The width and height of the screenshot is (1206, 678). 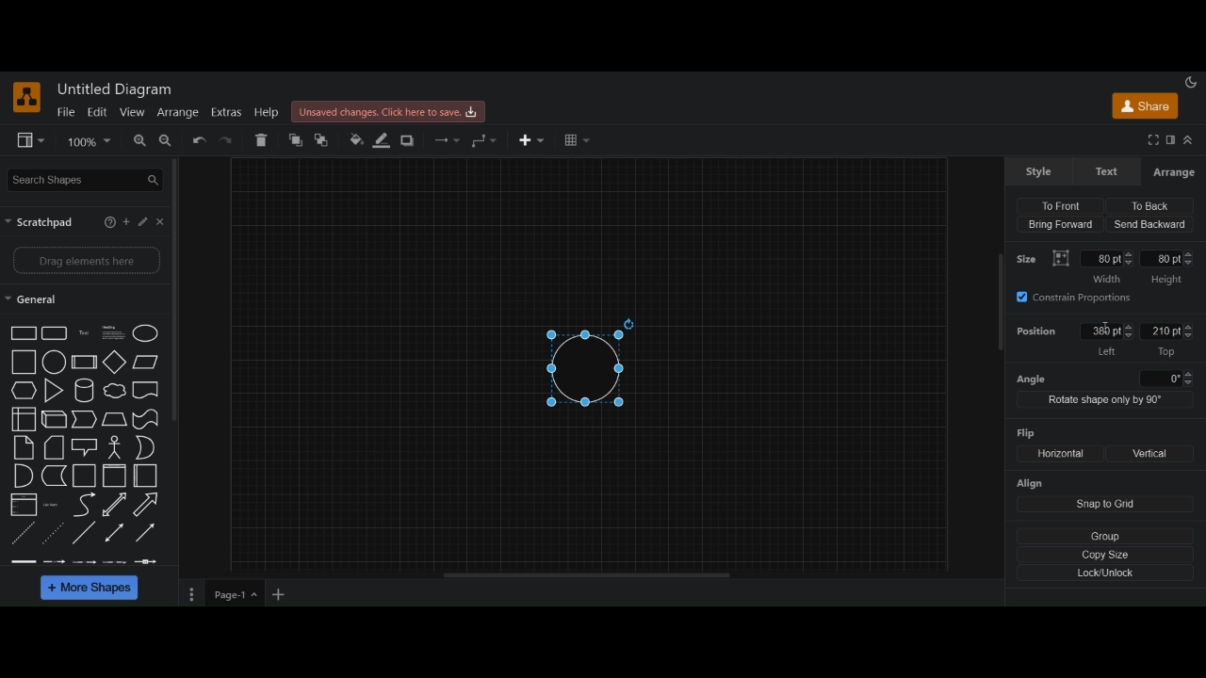 I want to click on add, so click(x=128, y=222).